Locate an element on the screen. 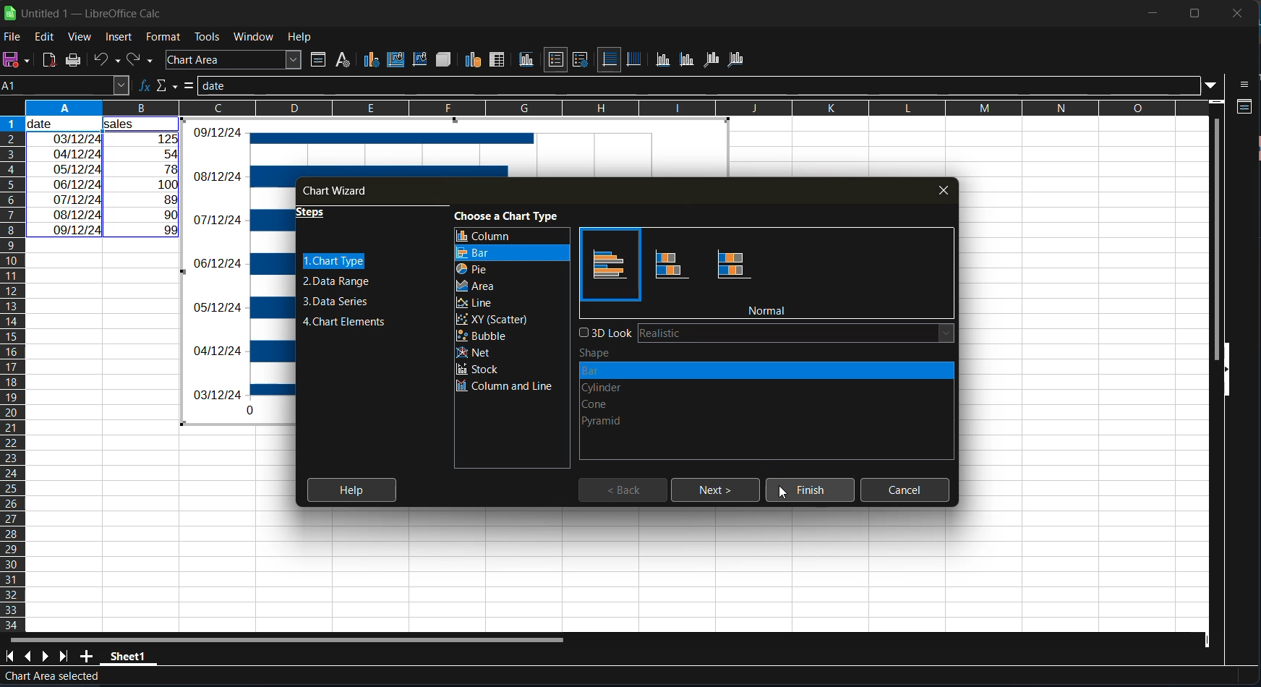 The height and width of the screenshot is (687, 1261). expand formula bar is located at coordinates (1213, 86).